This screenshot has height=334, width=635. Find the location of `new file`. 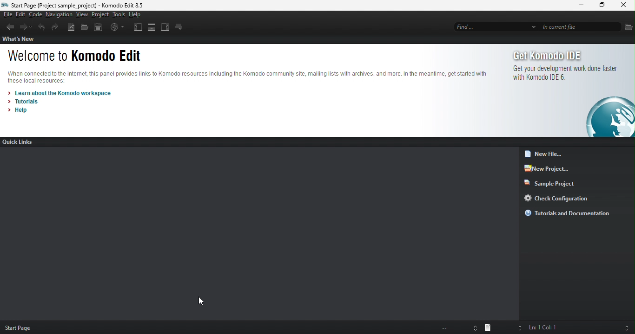

new file is located at coordinates (543, 153).